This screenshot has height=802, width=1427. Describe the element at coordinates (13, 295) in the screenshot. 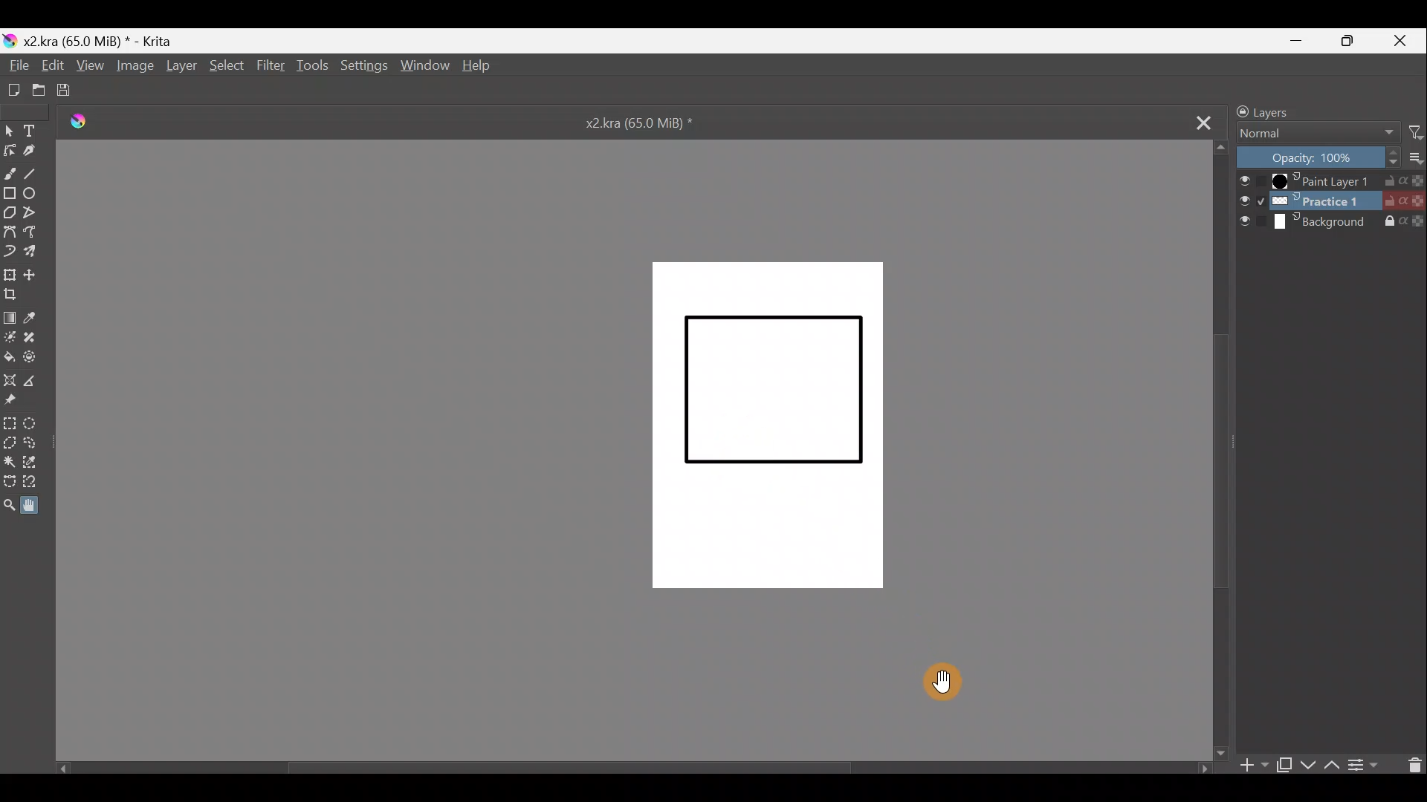

I see `Crop image to an area` at that location.